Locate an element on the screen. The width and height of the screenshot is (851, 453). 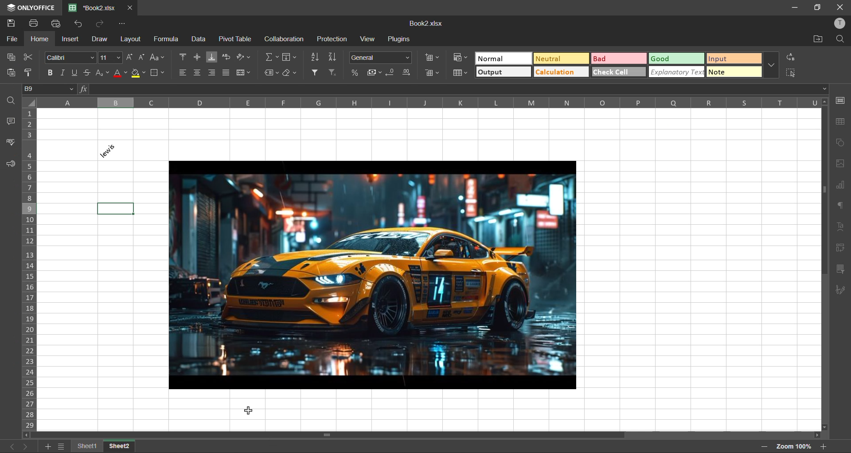
sub/superscript is located at coordinates (102, 73).